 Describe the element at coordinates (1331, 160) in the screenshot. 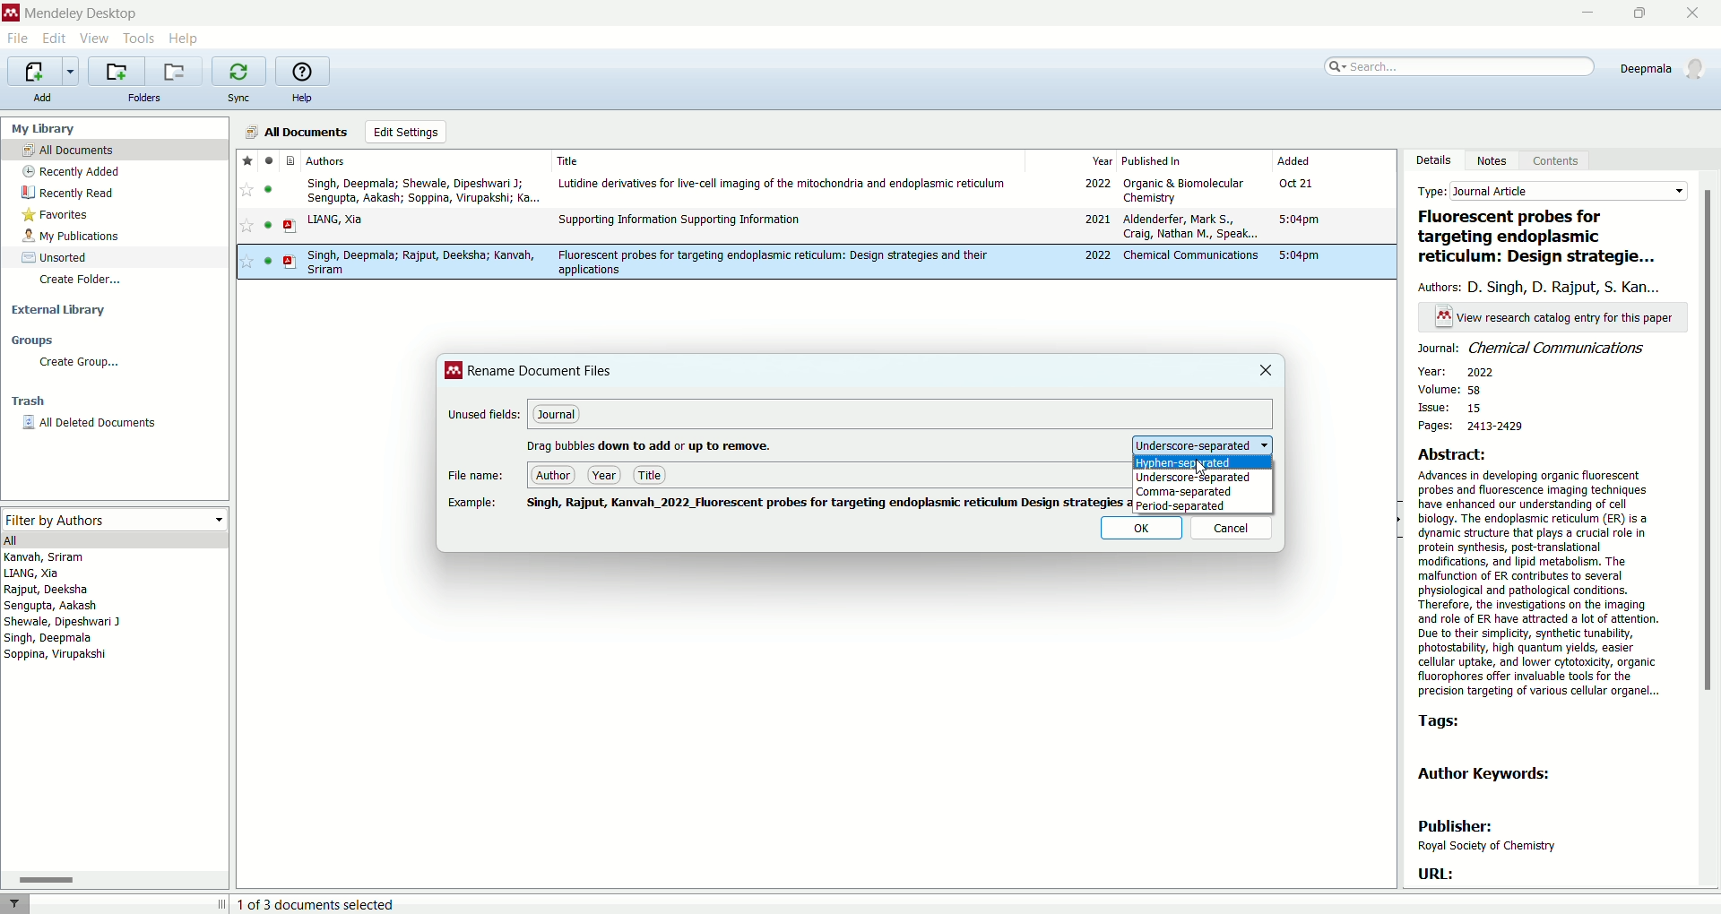

I see `added` at that location.